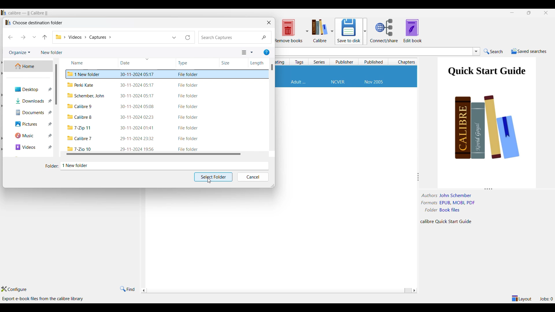  Describe the element at coordinates (189, 96) in the screenshot. I see `file folder` at that location.